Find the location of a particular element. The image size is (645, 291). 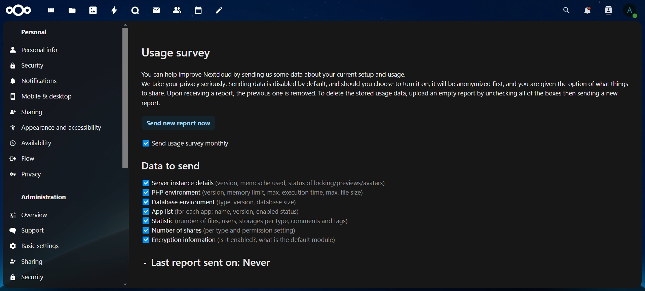

database environment is located at coordinates (218, 202).